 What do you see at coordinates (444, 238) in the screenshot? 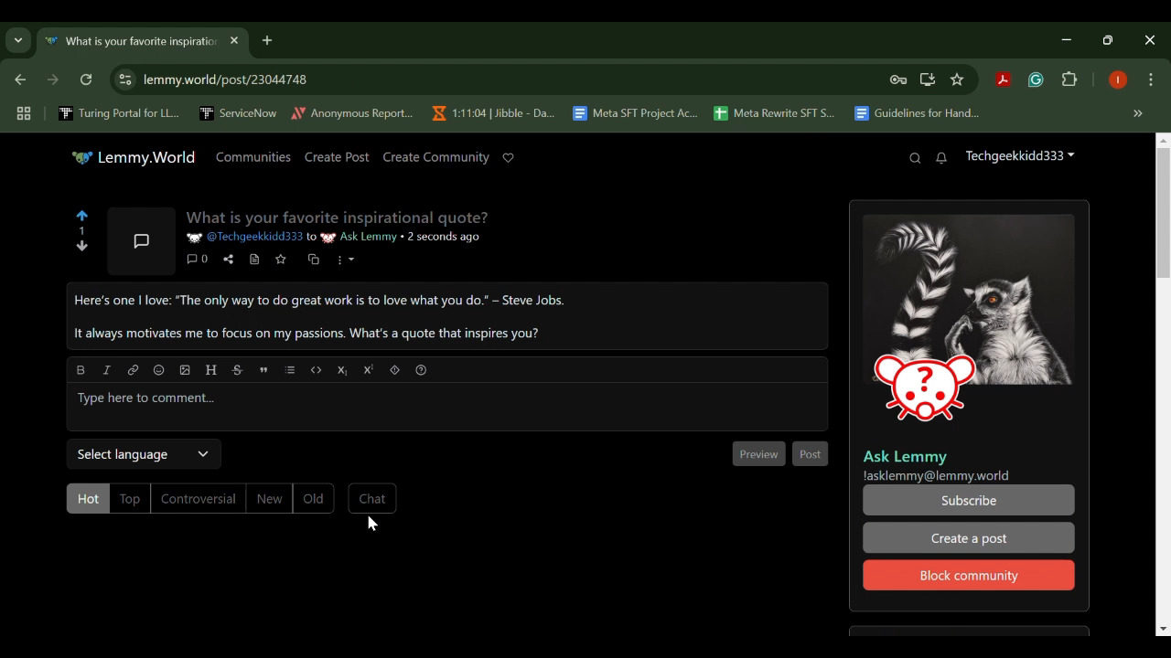
I see `2 seconds ago` at bounding box center [444, 238].